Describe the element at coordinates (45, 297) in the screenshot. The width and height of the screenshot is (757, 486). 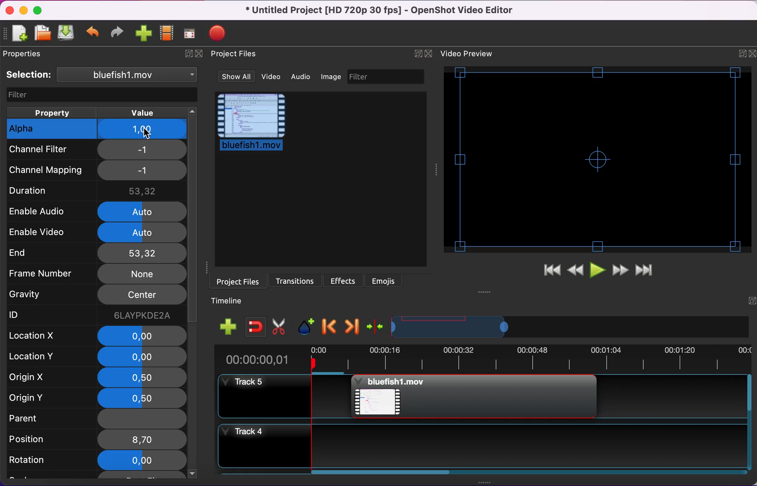
I see `gravity` at that location.